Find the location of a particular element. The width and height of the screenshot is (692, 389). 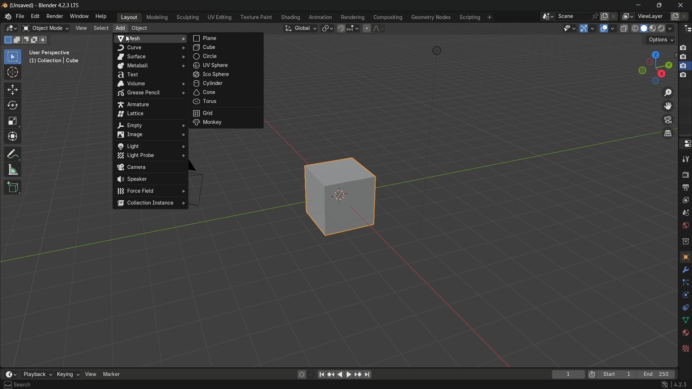

measure is located at coordinates (13, 170).